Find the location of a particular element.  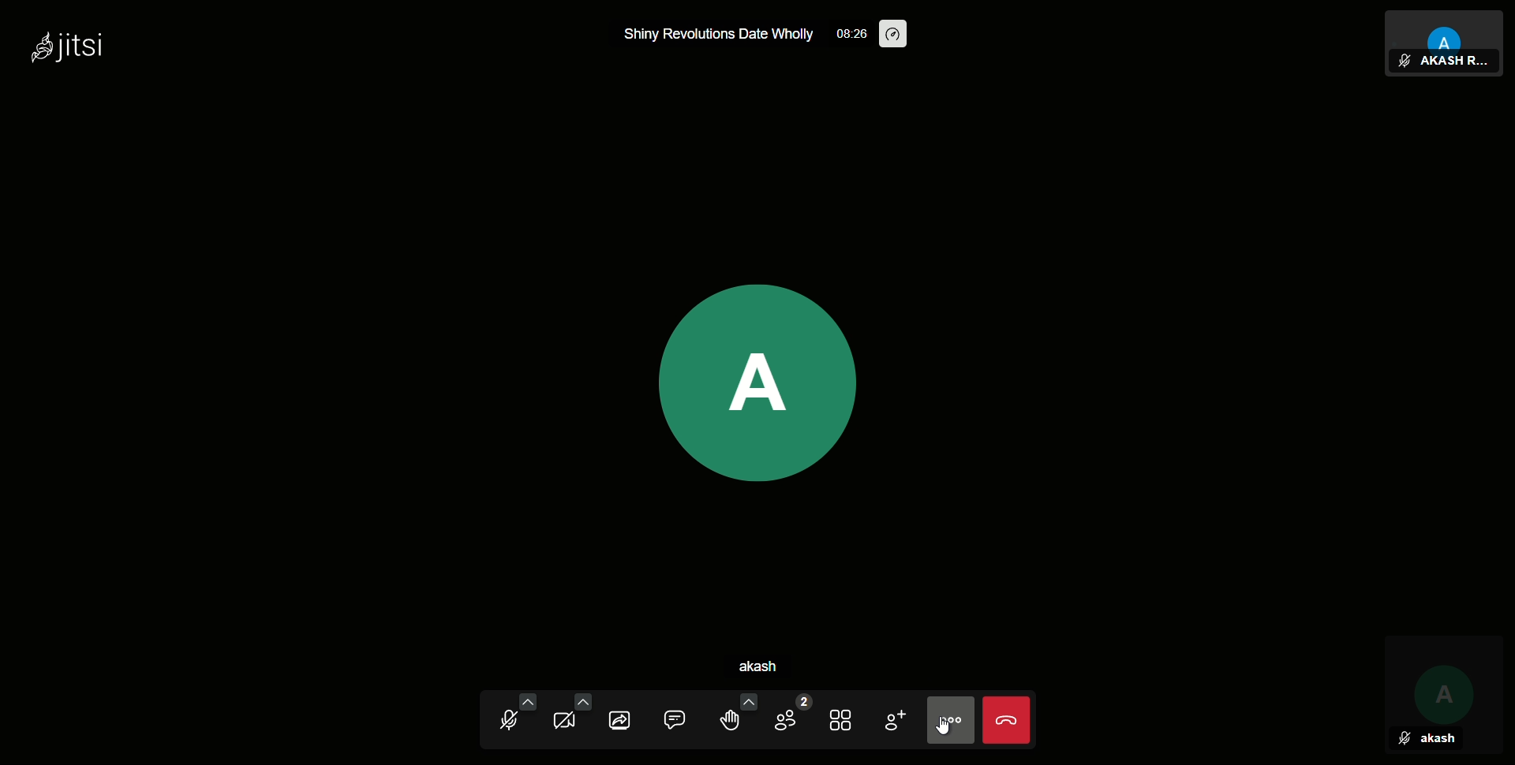

start screen sharing is located at coordinates (626, 718).